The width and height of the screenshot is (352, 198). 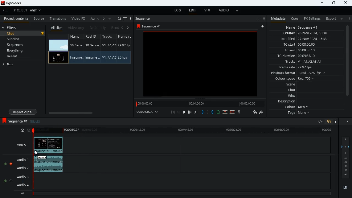 What do you see at coordinates (183, 131) in the screenshot?
I see `timeline` at bounding box center [183, 131].